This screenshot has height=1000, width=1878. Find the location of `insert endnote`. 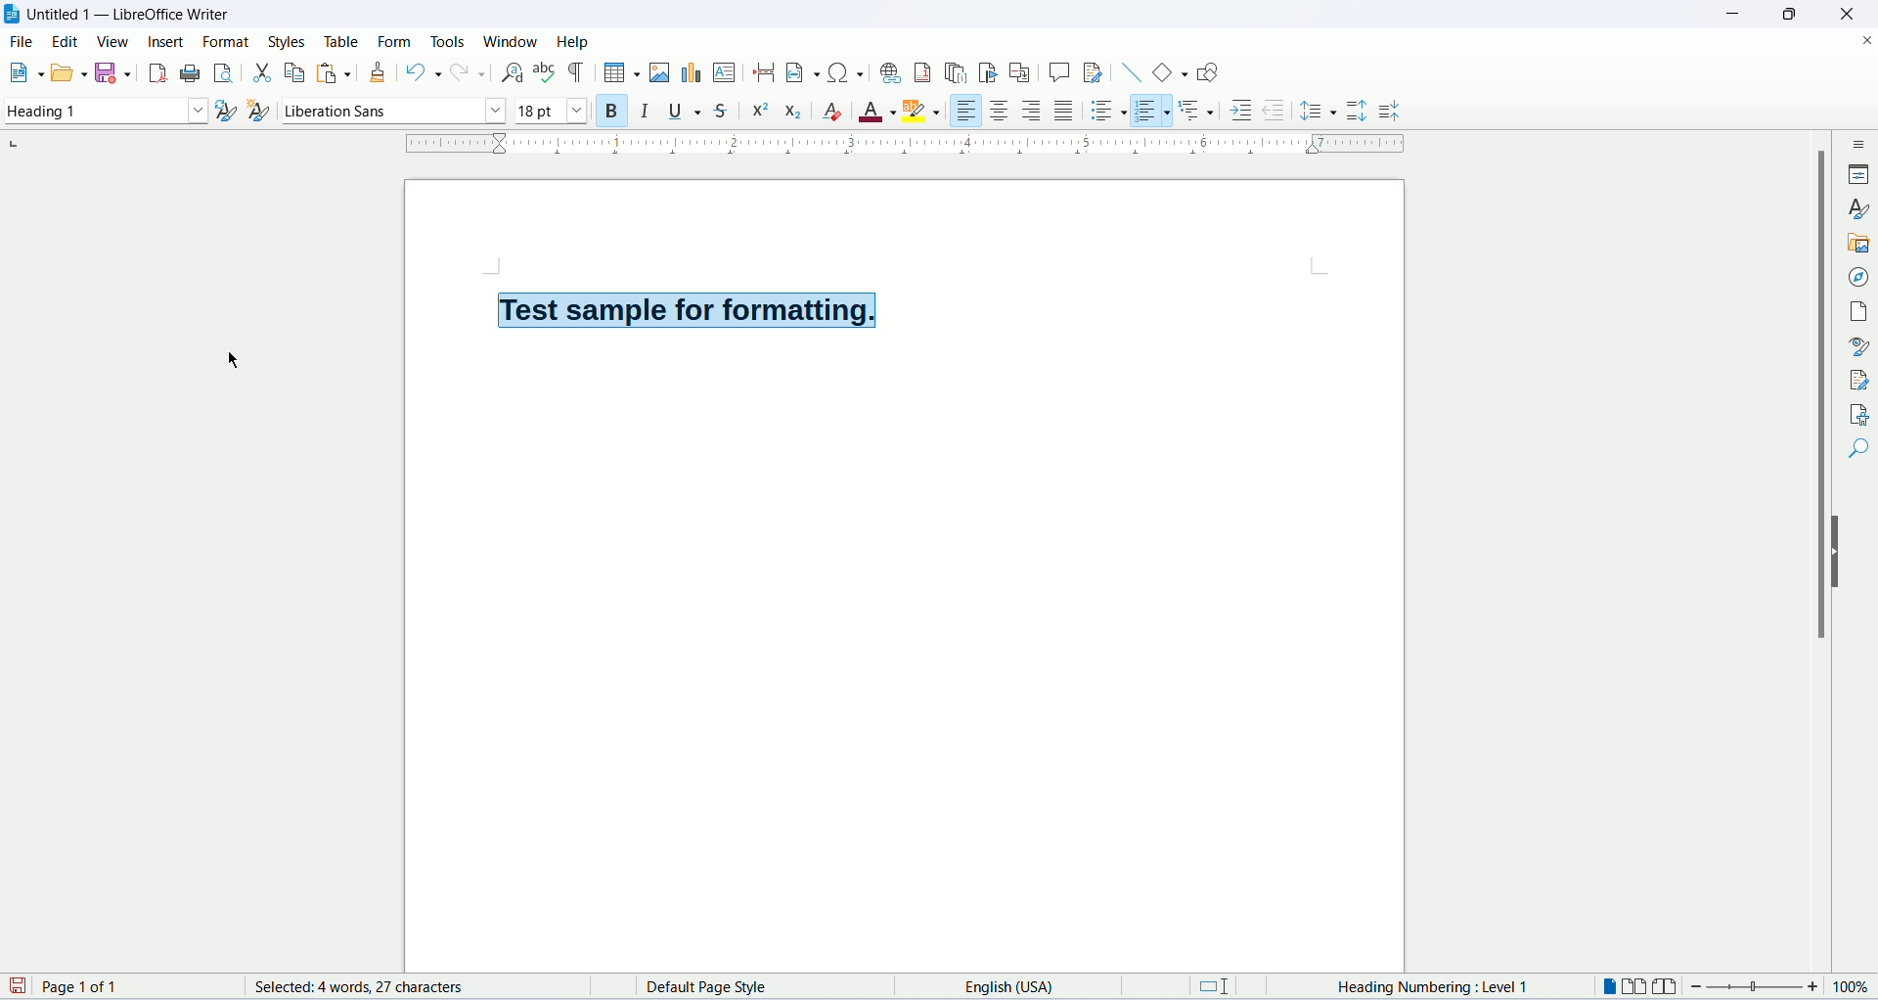

insert endnote is located at coordinates (959, 70).